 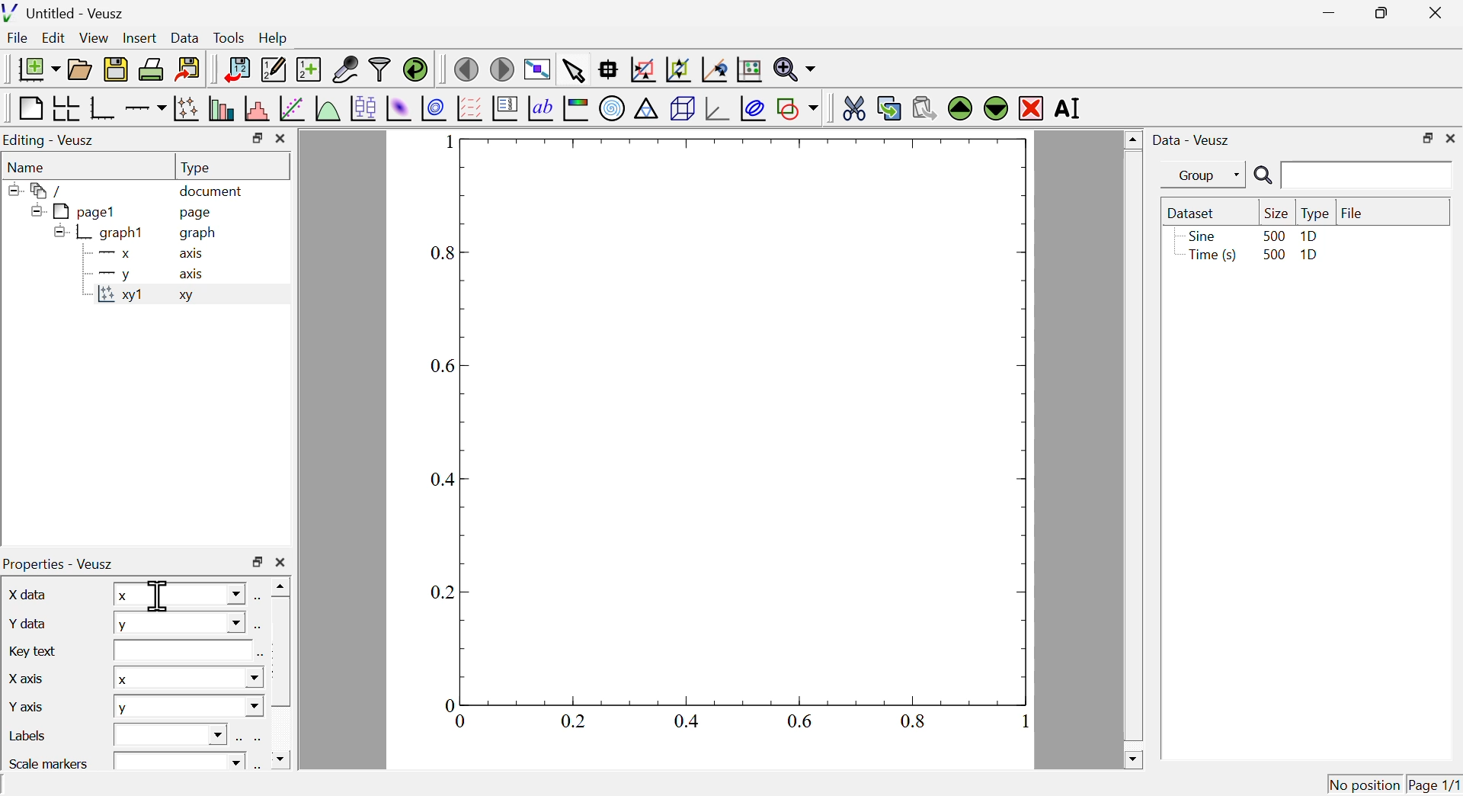 What do you see at coordinates (198, 233) in the screenshot?
I see `graph` at bounding box center [198, 233].